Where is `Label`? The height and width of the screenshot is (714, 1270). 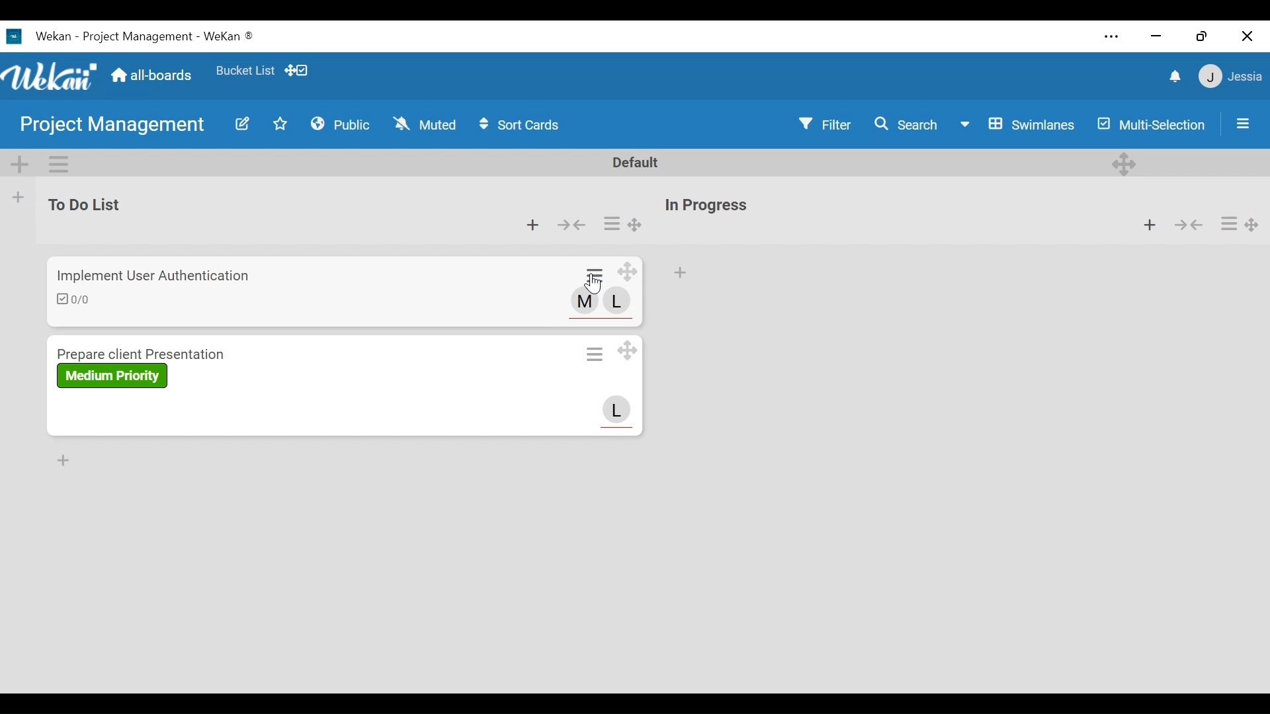 Label is located at coordinates (112, 376).